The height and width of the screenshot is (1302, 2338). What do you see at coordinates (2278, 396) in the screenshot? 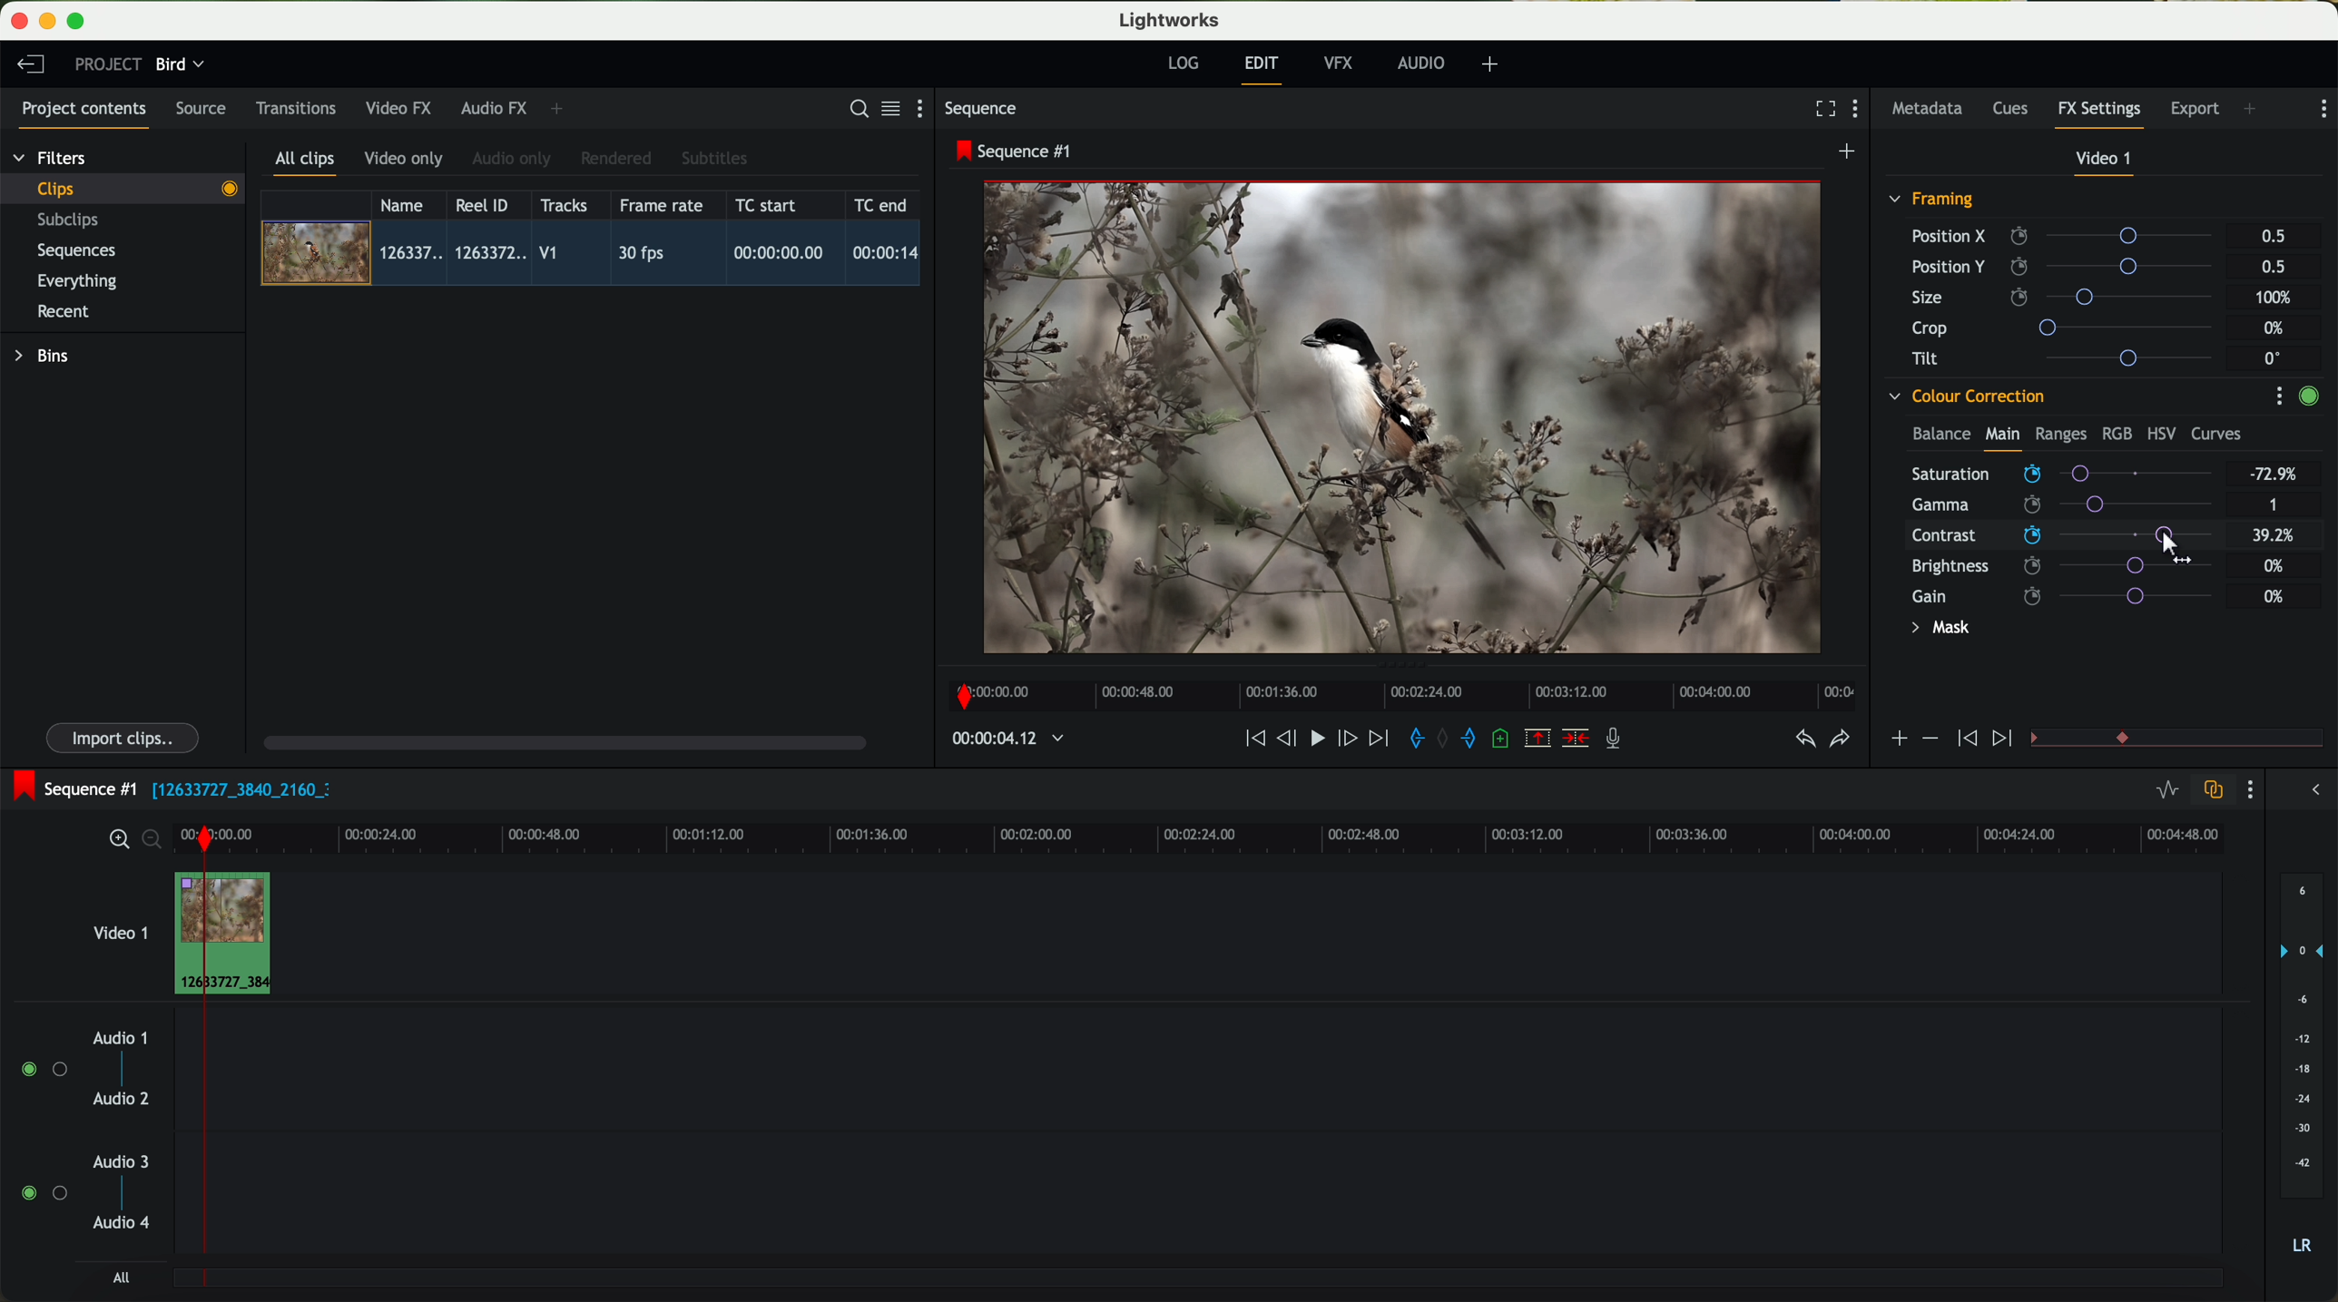
I see `show settings menu` at bounding box center [2278, 396].